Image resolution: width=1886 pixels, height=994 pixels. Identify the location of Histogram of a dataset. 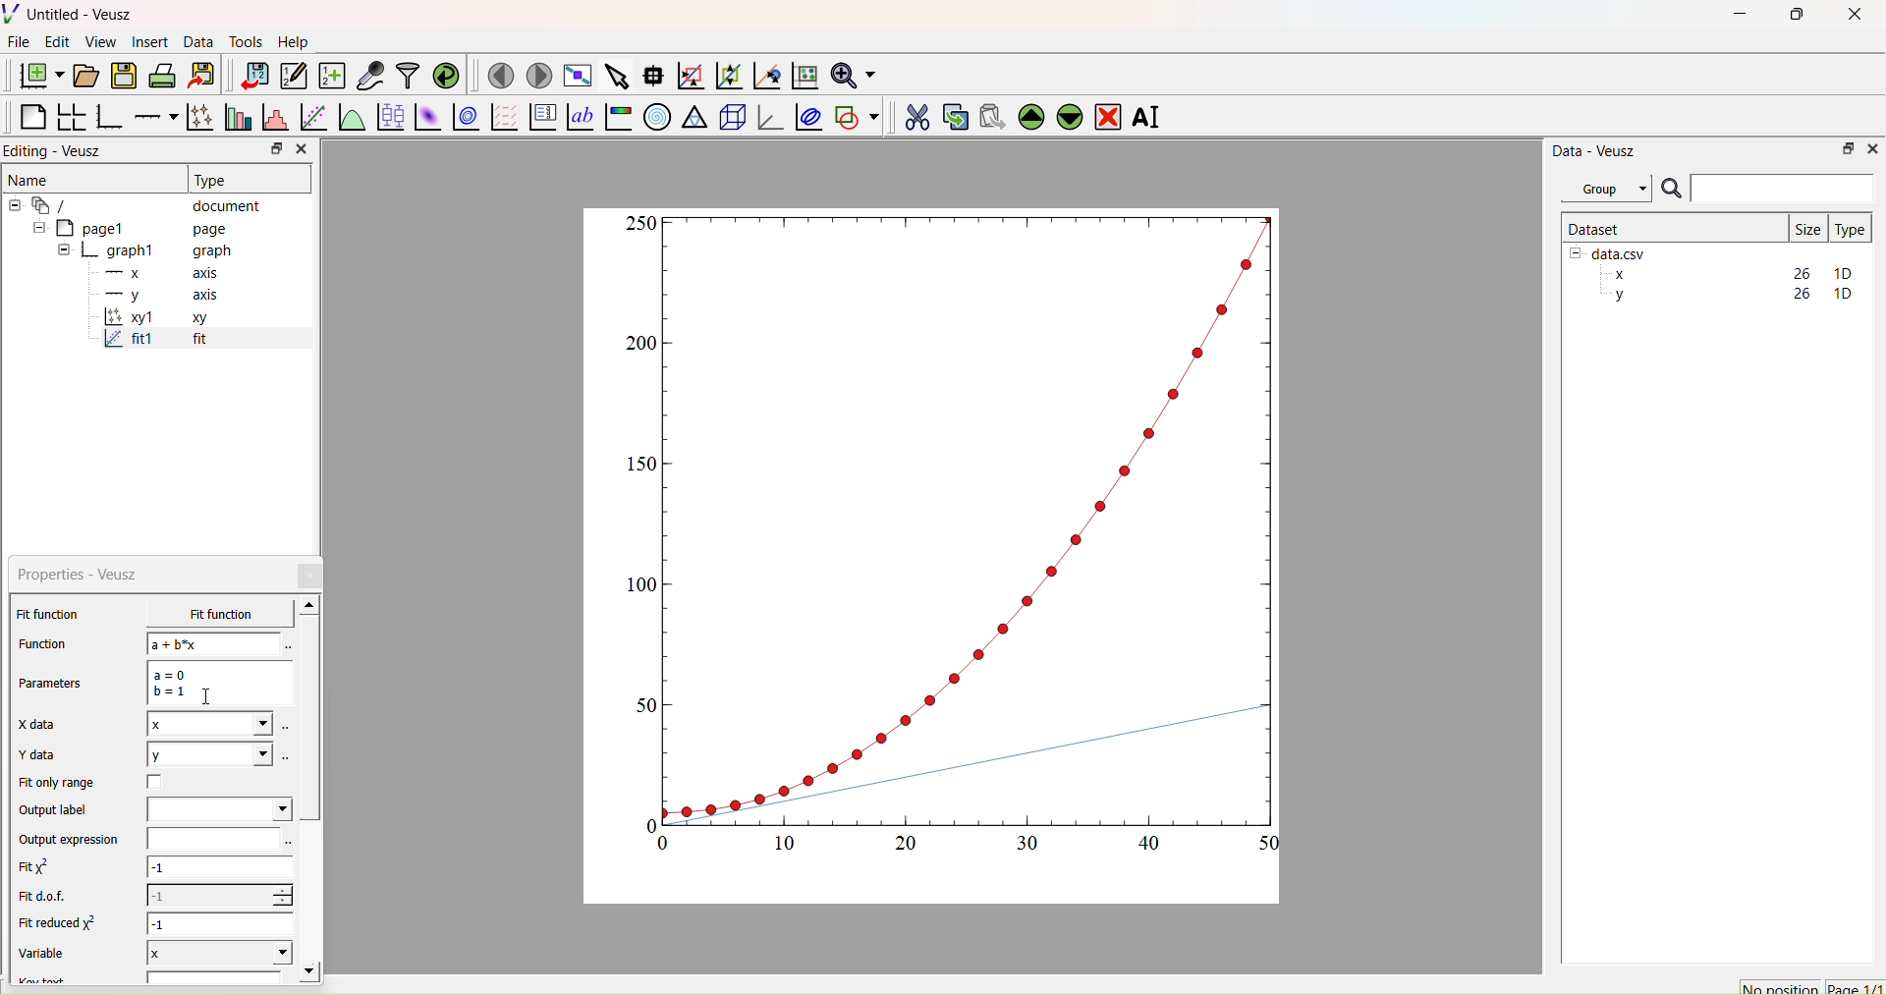
(271, 120).